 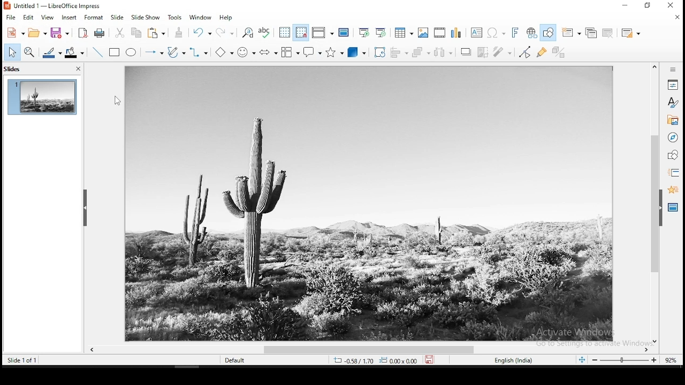 I want to click on minimize, so click(x=624, y=6).